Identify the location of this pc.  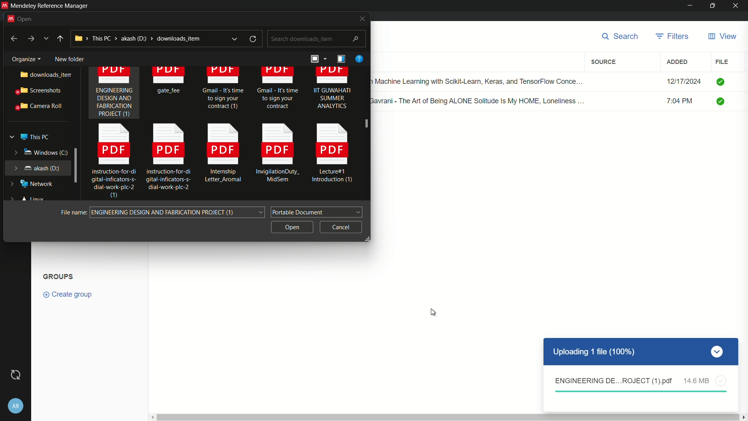
(34, 135).